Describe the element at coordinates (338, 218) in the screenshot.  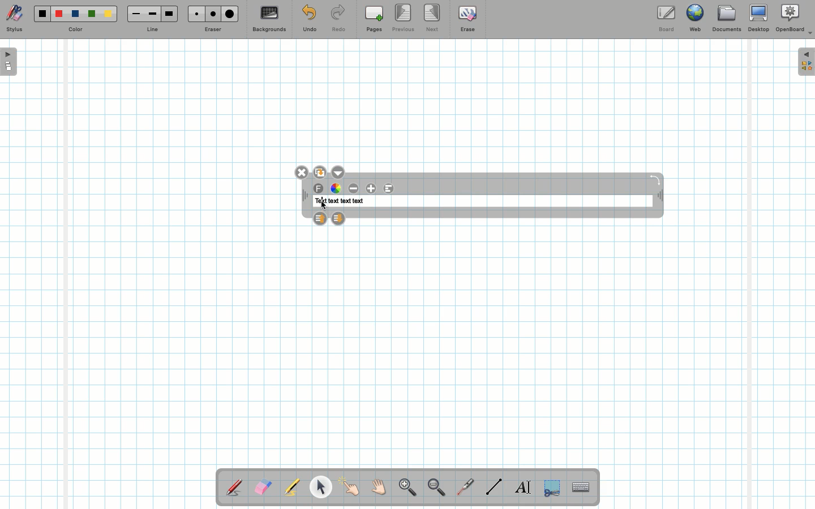
I see `Layer down` at that location.